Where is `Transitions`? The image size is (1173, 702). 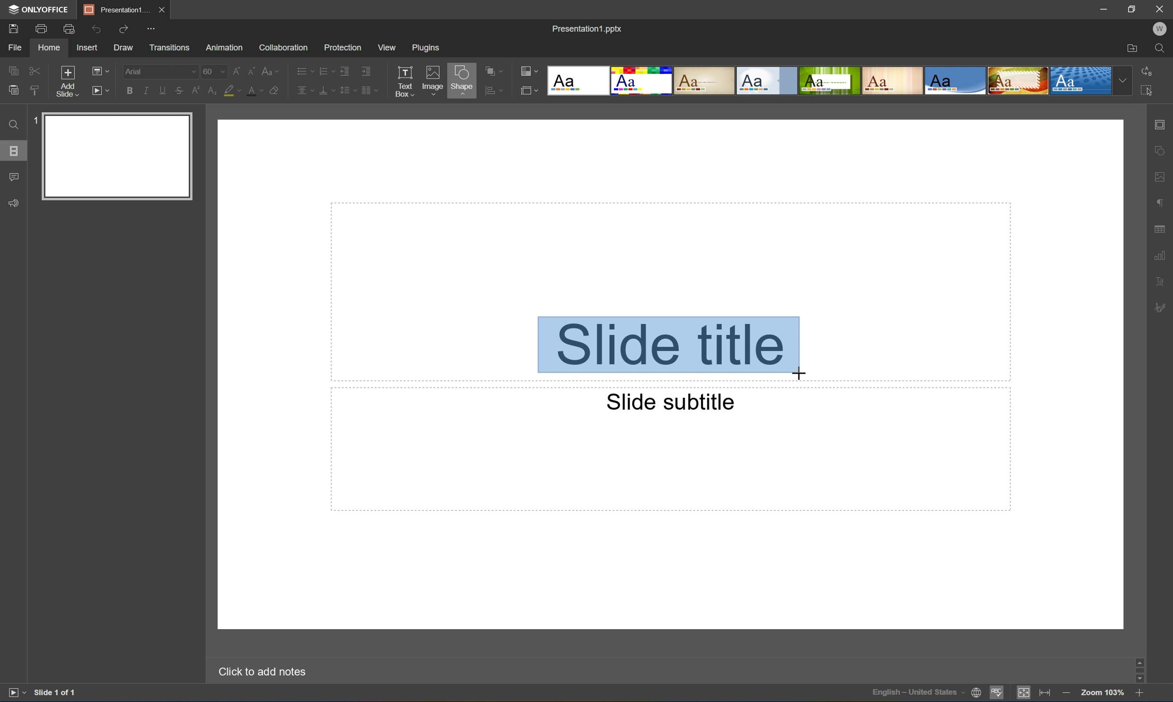 Transitions is located at coordinates (168, 48).